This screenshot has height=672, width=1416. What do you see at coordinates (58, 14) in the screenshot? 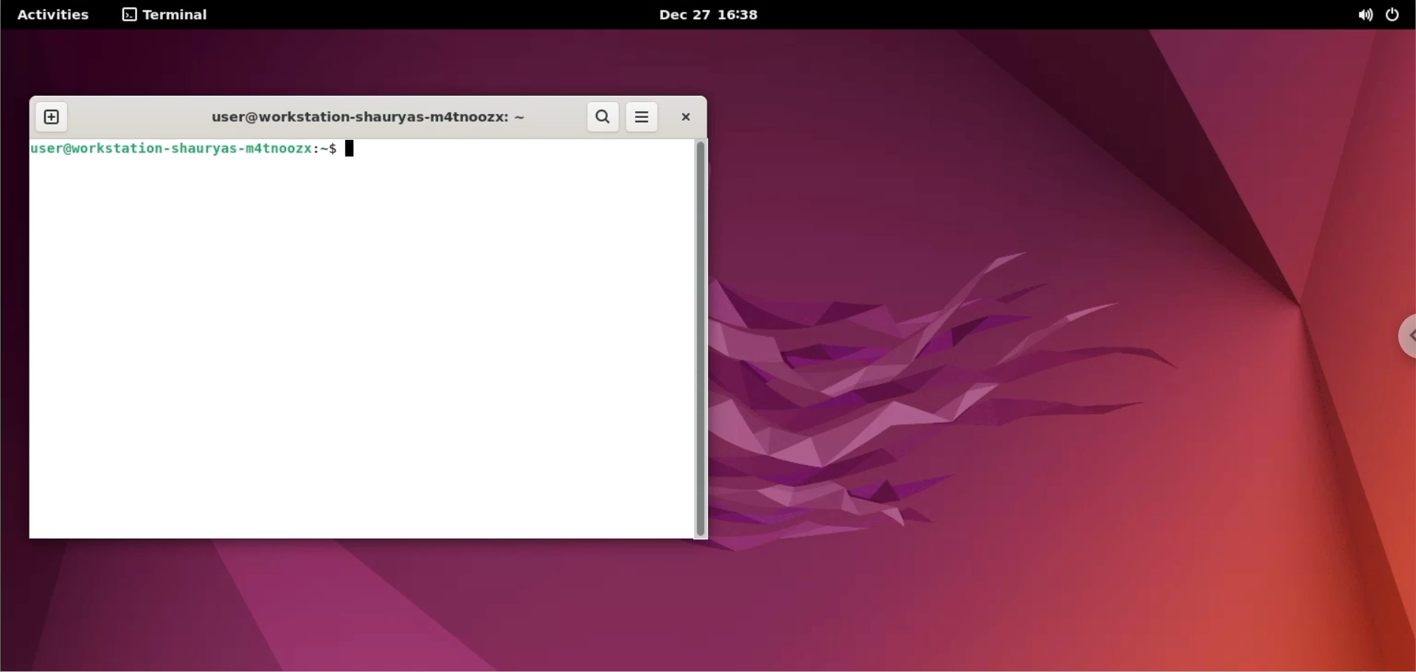
I see `Activities` at bounding box center [58, 14].